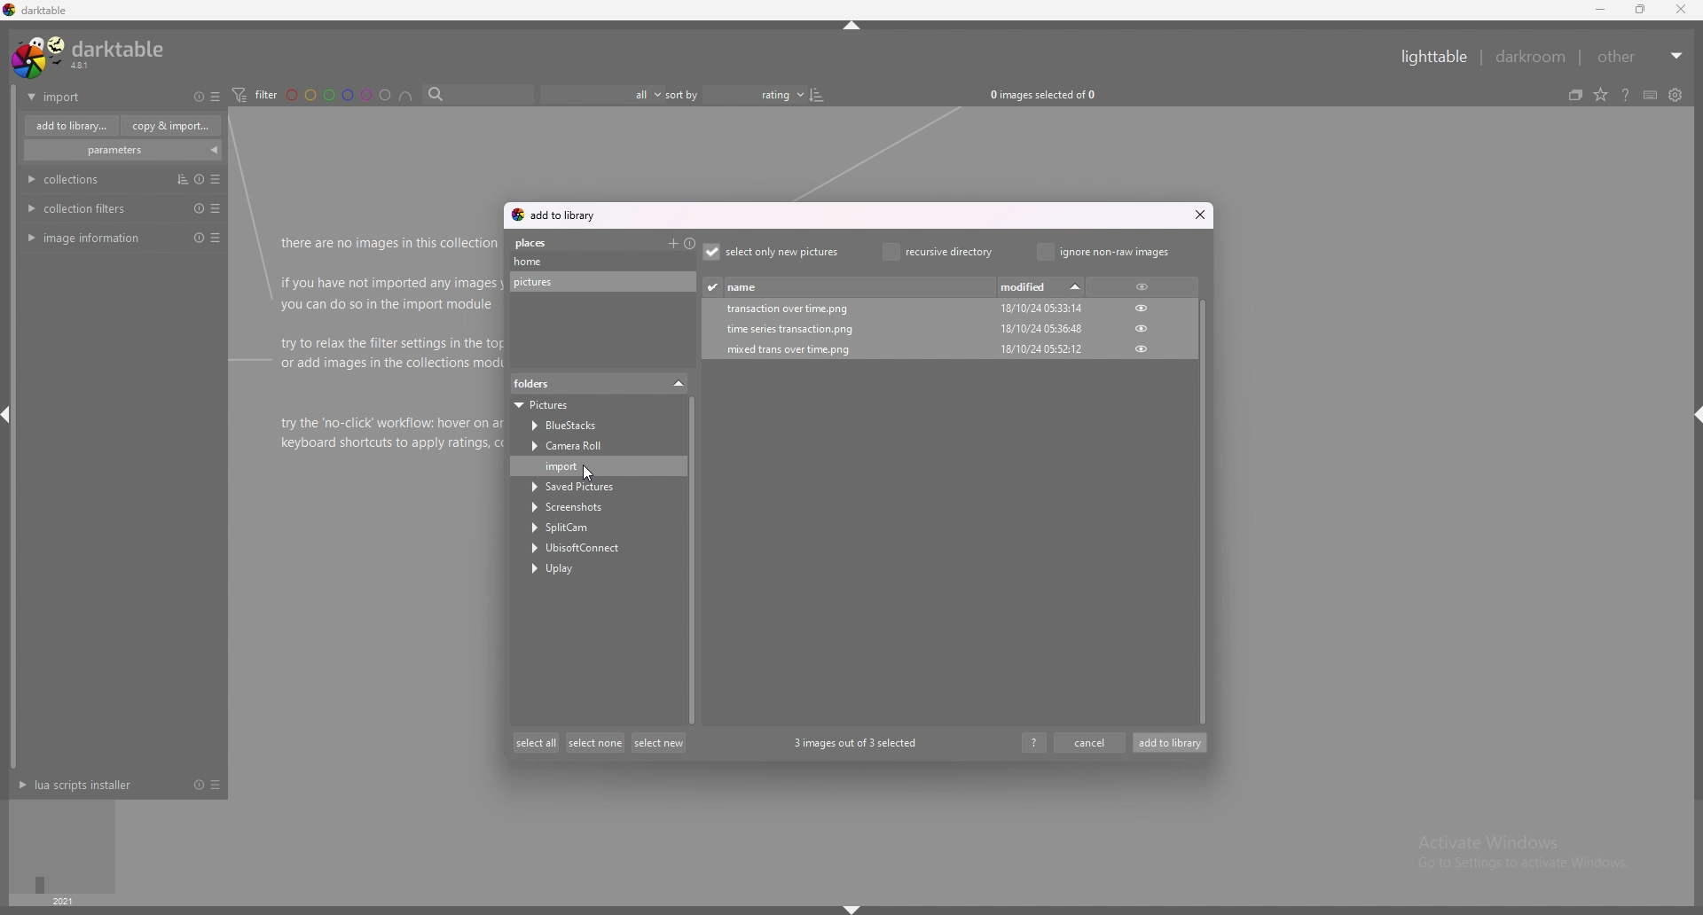 The width and height of the screenshot is (1703, 915). What do you see at coordinates (578, 284) in the screenshot?
I see `pictures` at bounding box center [578, 284].